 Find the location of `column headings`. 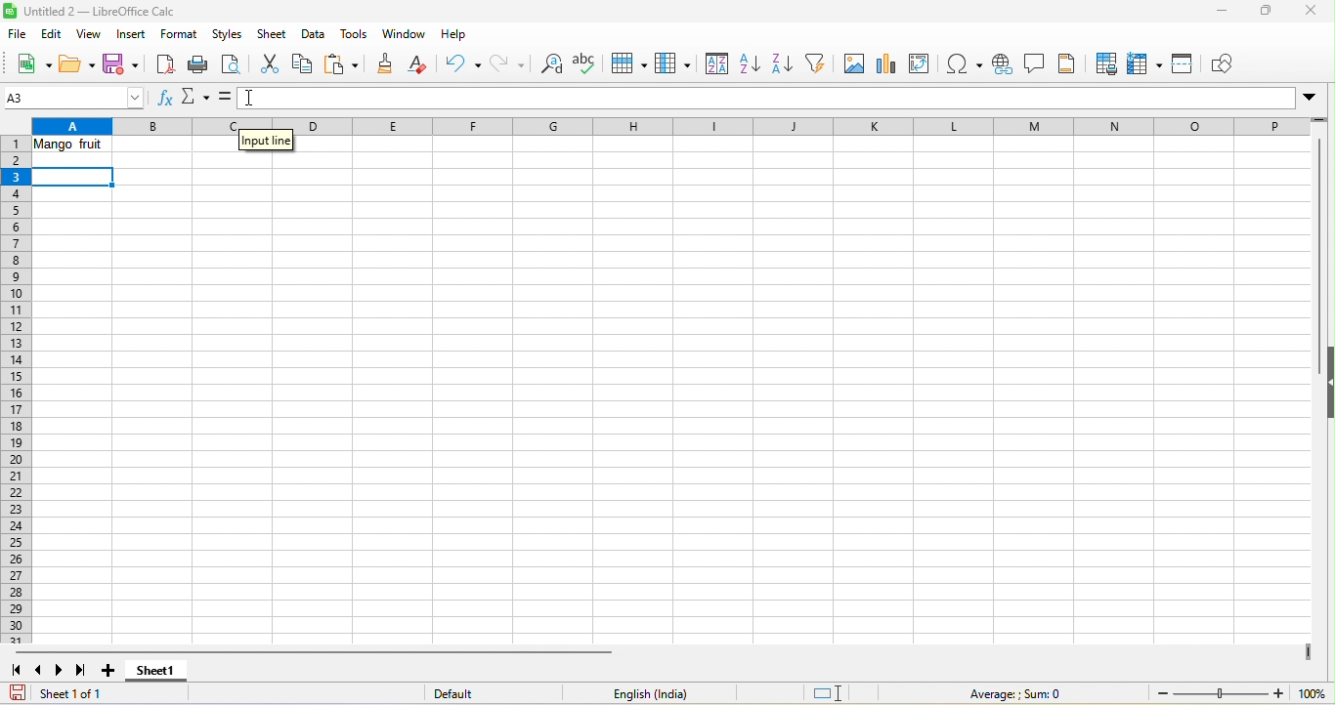

column headings is located at coordinates (679, 122).